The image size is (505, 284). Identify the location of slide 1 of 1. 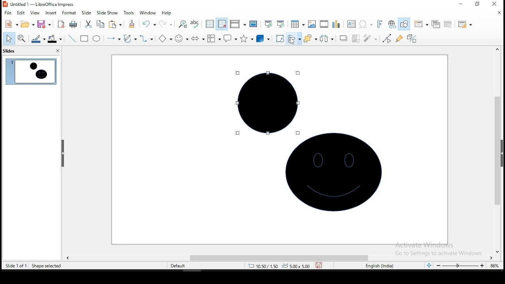
(17, 265).